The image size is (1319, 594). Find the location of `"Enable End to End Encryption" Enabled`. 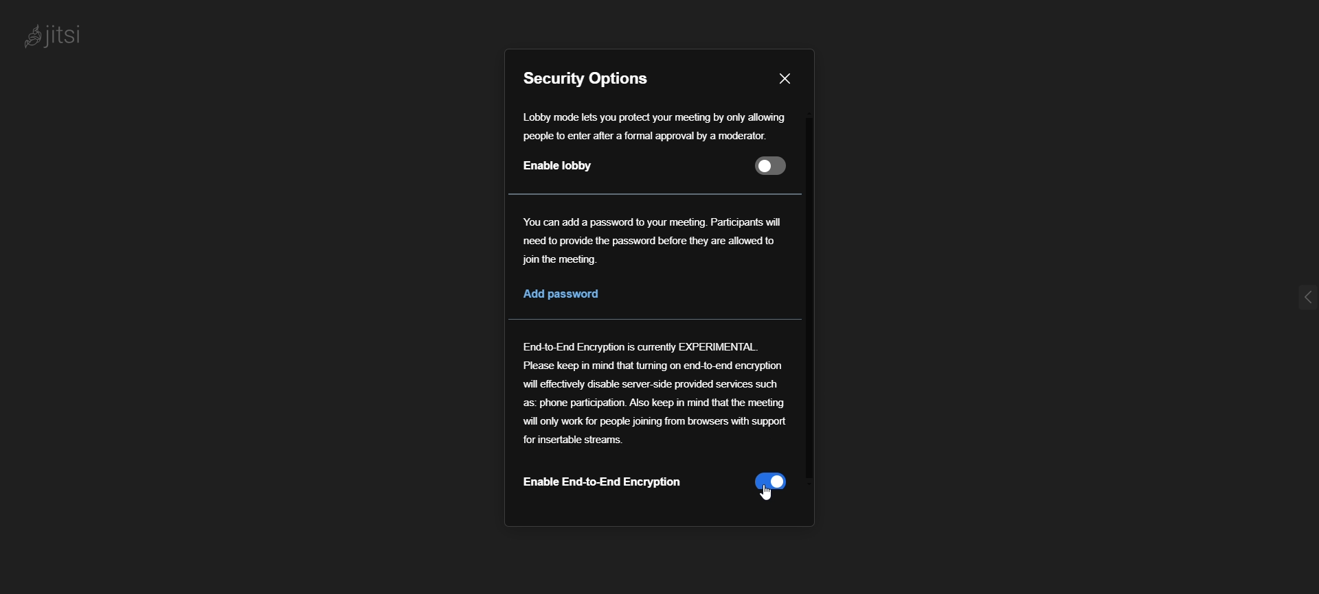

"Enable End to End Encryption" Enabled is located at coordinates (661, 487).